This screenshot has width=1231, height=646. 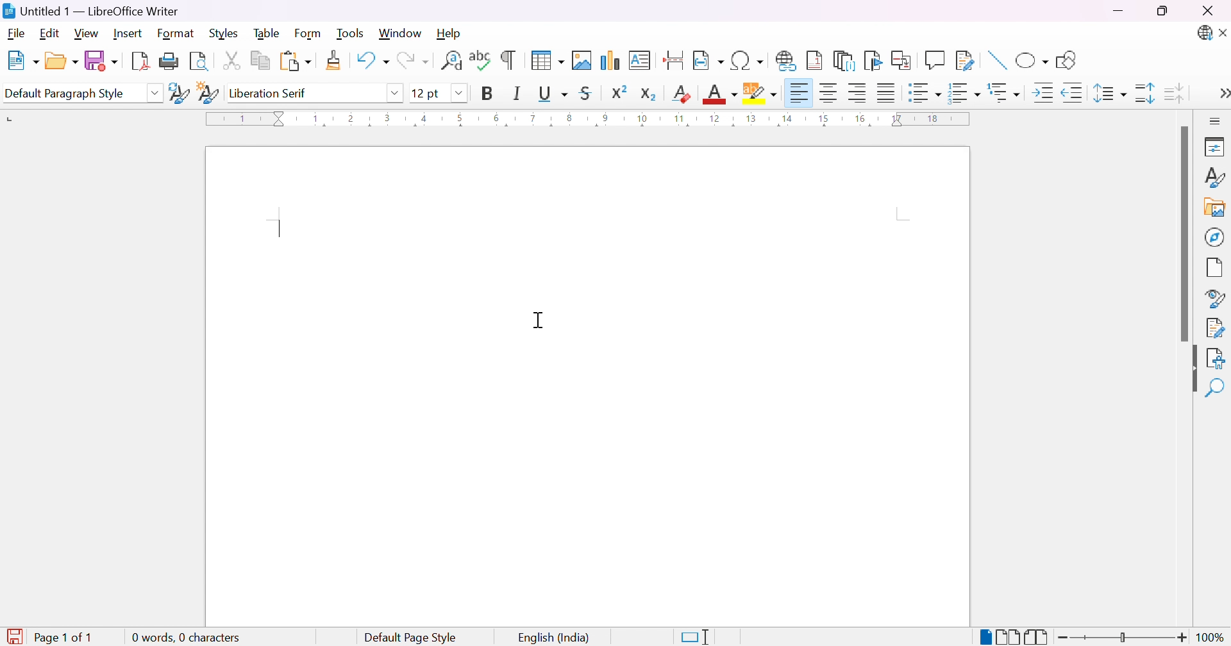 What do you see at coordinates (1032, 63) in the screenshot?
I see `Basic shapes` at bounding box center [1032, 63].